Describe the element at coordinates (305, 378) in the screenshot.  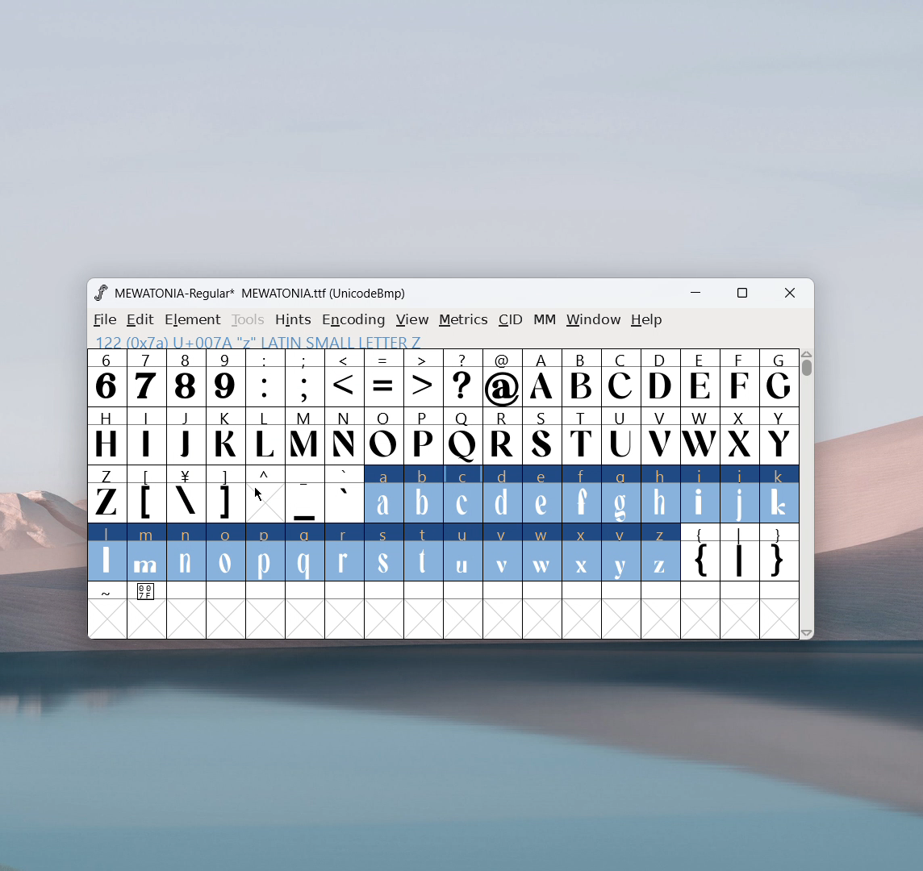
I see `;` at that location.